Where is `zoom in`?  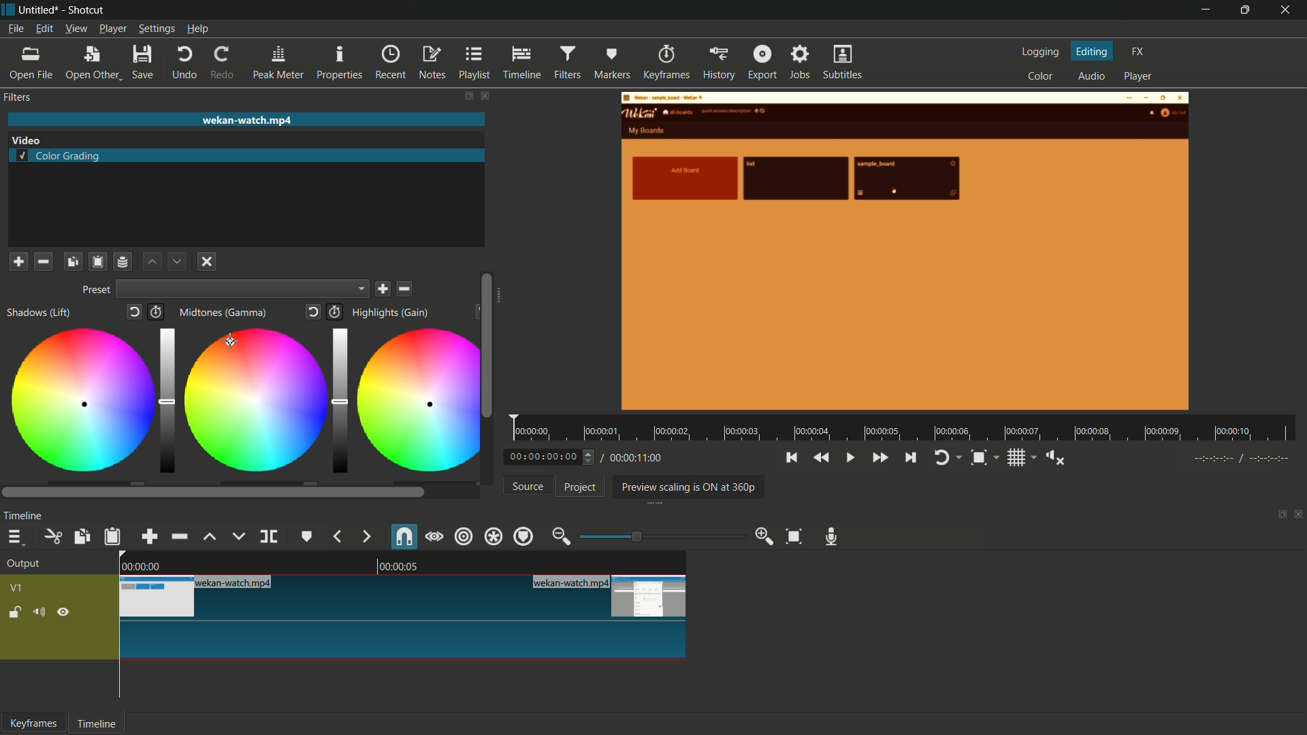 zoom in is located at coordinates (763, 536).